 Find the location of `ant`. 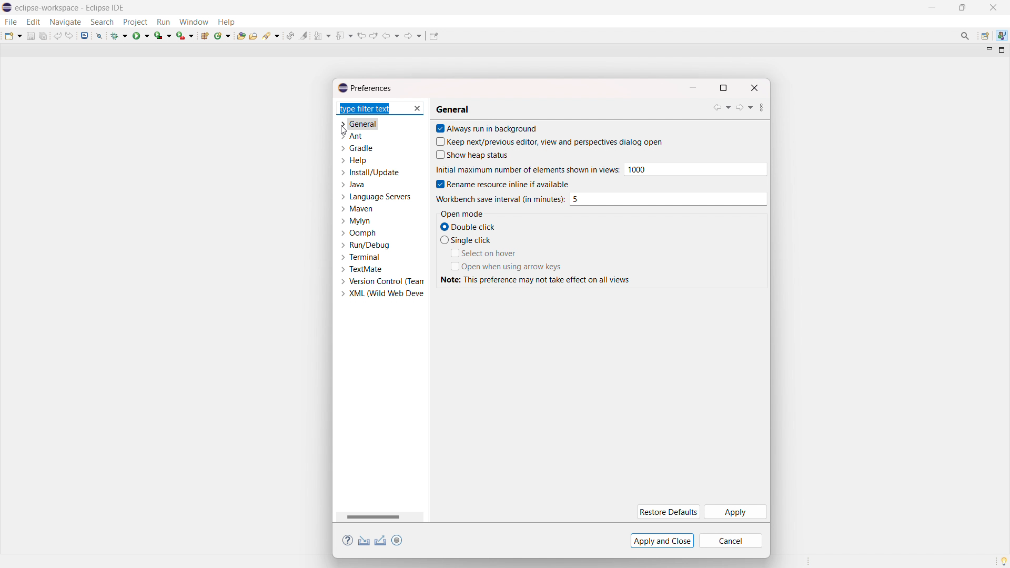

ant is located at coordinates (352, 136).